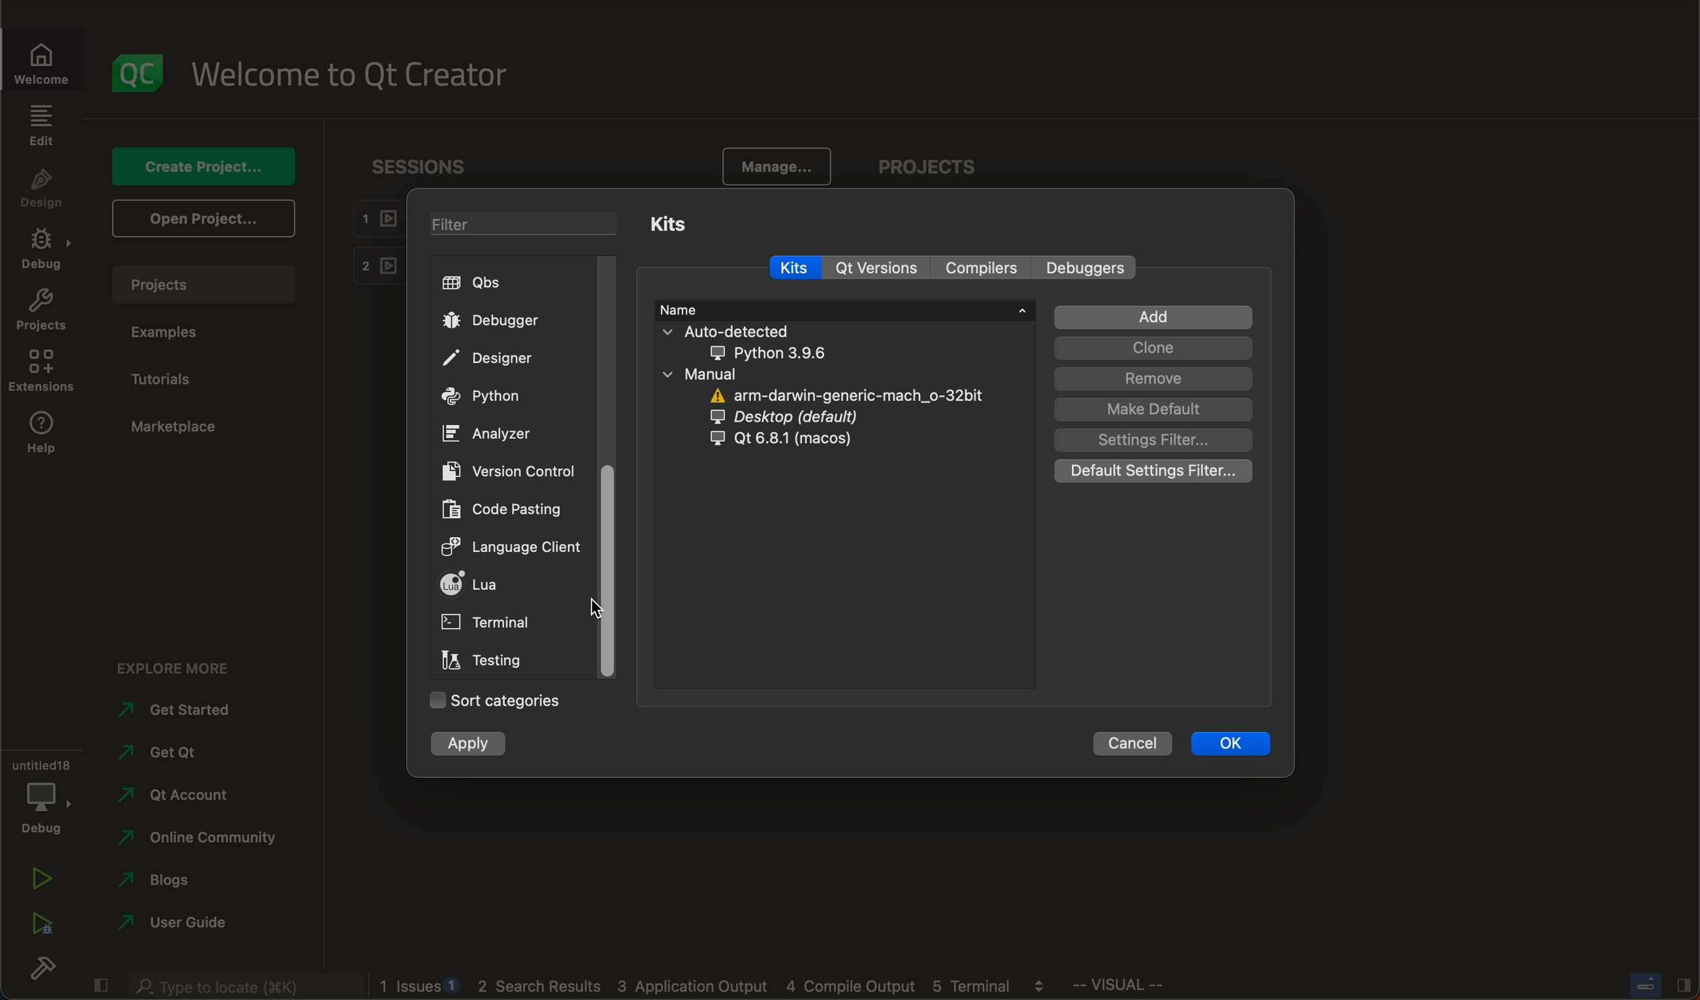 The height and width of the screenshot is (1000, 1700). What do you see at coordinates (42, 435) in the screenshot?
I see `help` at bounding box center [42, 435].